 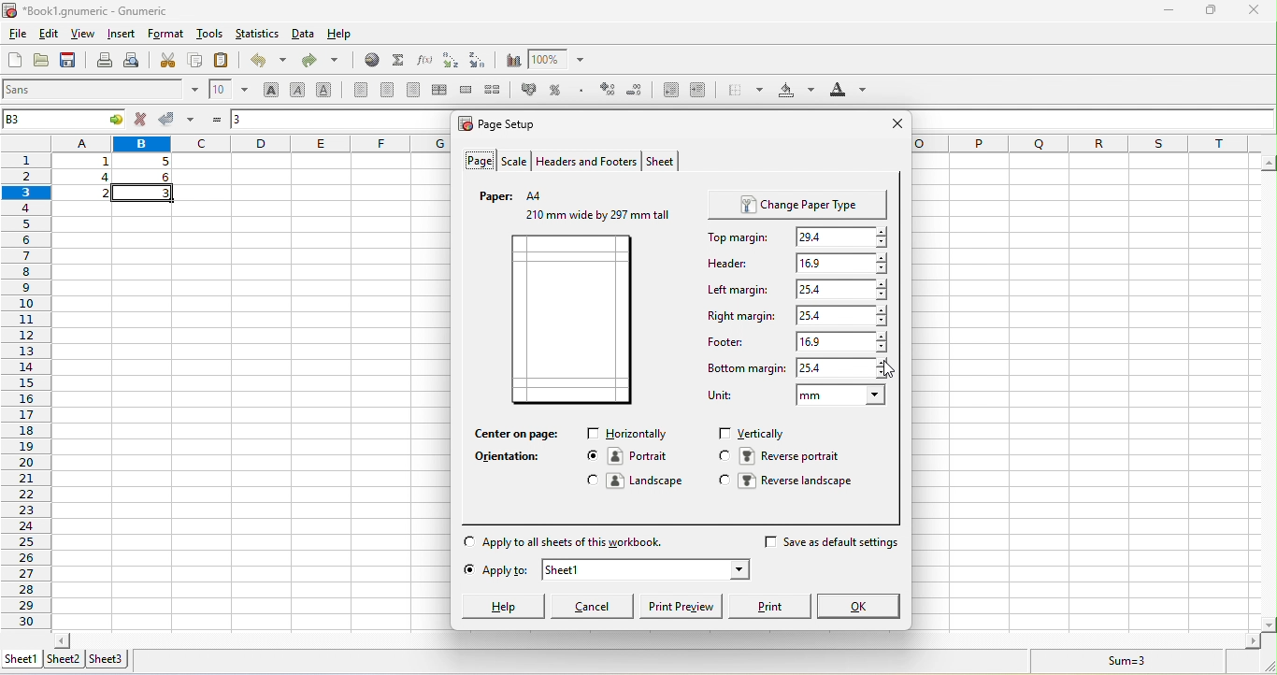 What do you see at coordinates (480, 161) in the screenshot?
I see `page` at bounding box center [480, 161].